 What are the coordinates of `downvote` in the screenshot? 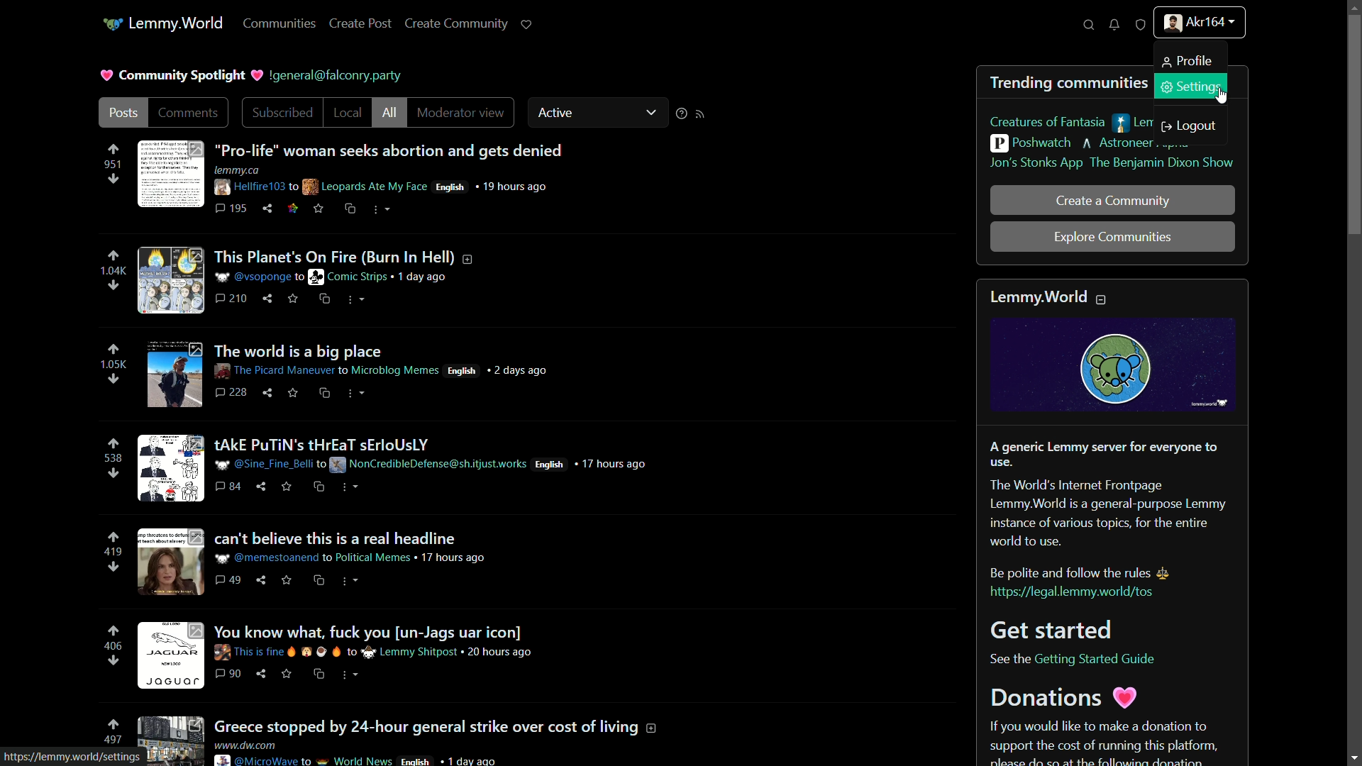 It's located at (113, 285).